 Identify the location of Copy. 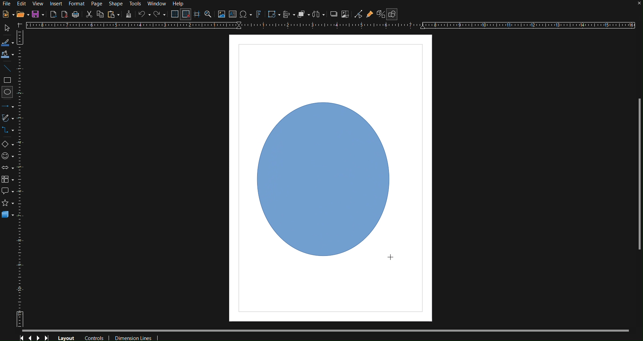
(100, 14).